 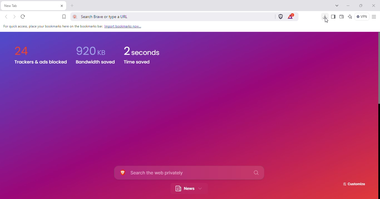 I want to click on close, so click(x=374, y=6).